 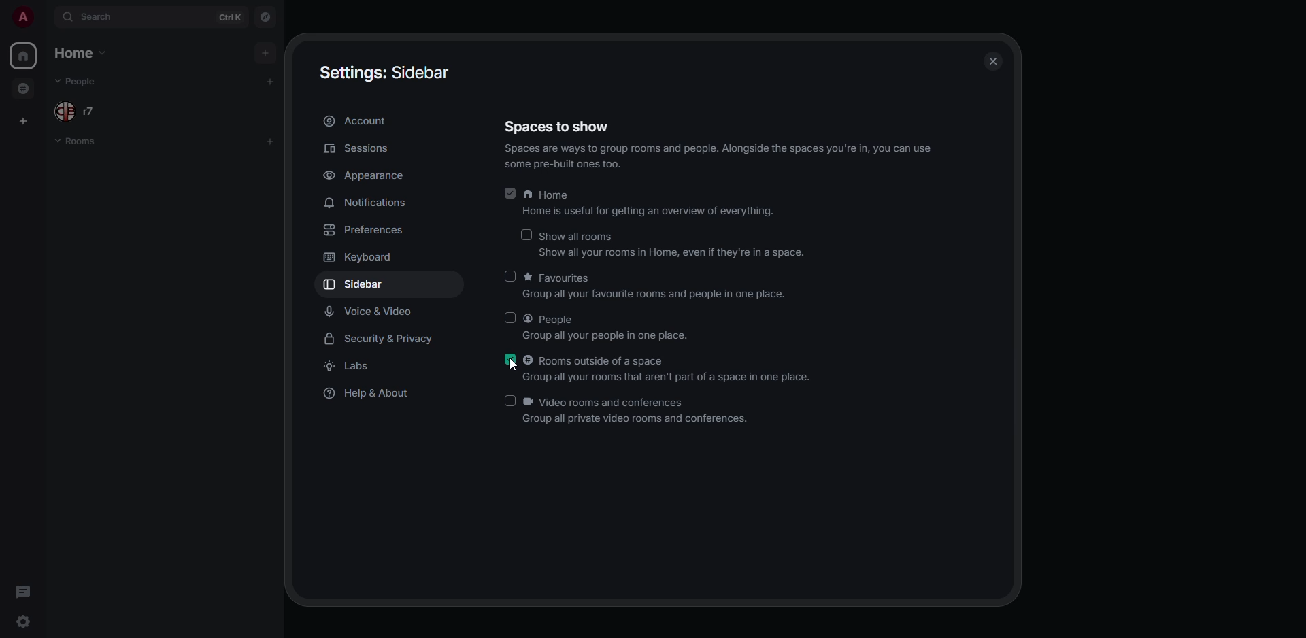 What do you see at coordinates (673, 246) in the screenshot?
I see `Show all rooms Show all your rooms in Home, even if they're in a space.` at bounding box center [673, 246].